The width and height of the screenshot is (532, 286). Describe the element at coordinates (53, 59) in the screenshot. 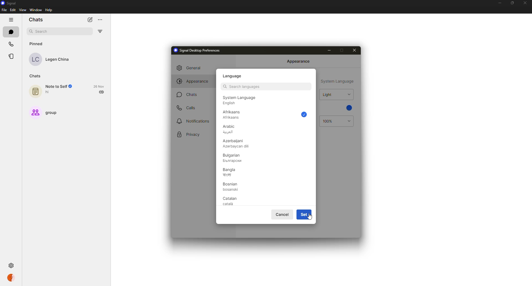

I see `contact` at that location.